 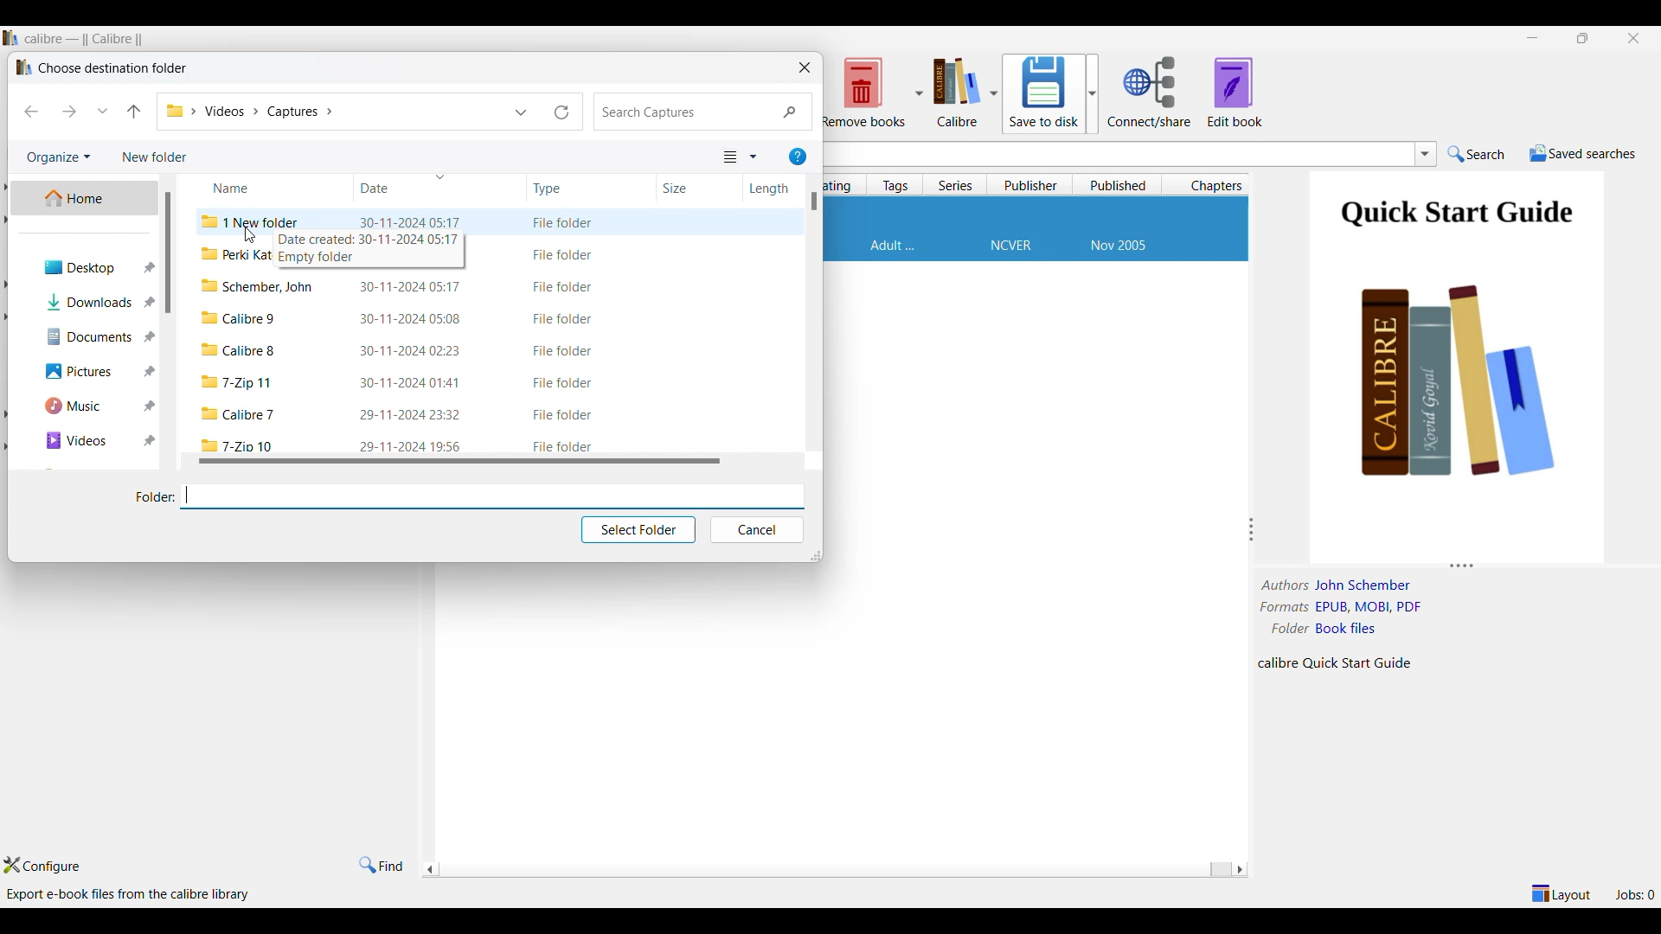 What do you see at coordinates (409, 221) in the screenshot?
I see `date ` at bounding box center [409, 221].